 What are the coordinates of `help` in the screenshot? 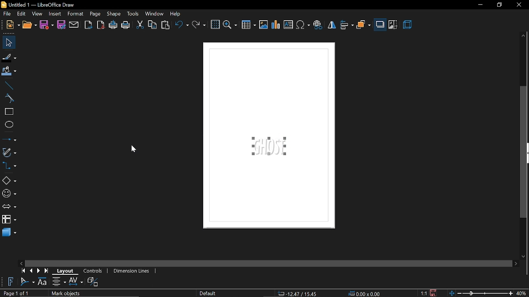 It's located at (176, 14).